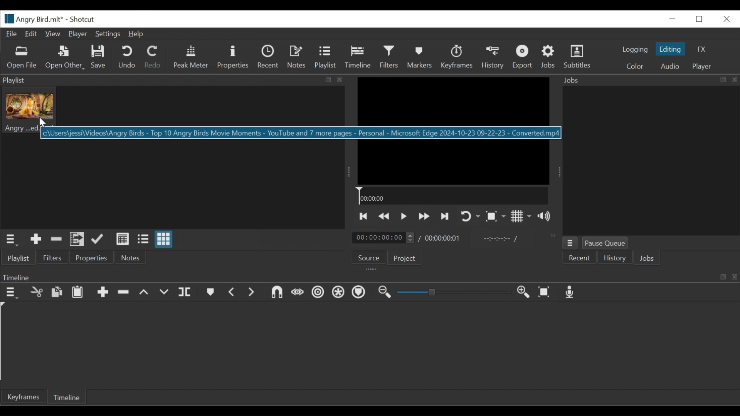  What do you see at coordinates (647, 258) in the screenshot?
I see `Jobs` at bounding box center [647, 258].